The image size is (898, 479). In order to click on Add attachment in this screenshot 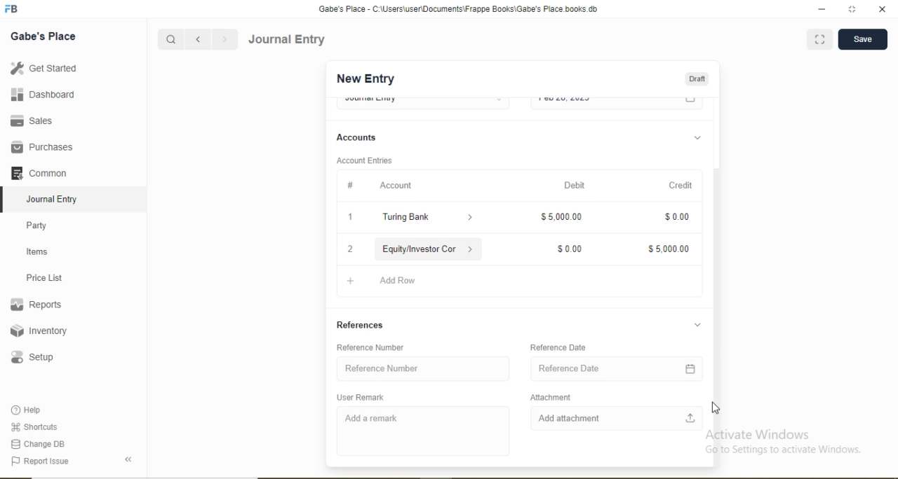, I will do `click(569, 418)`.